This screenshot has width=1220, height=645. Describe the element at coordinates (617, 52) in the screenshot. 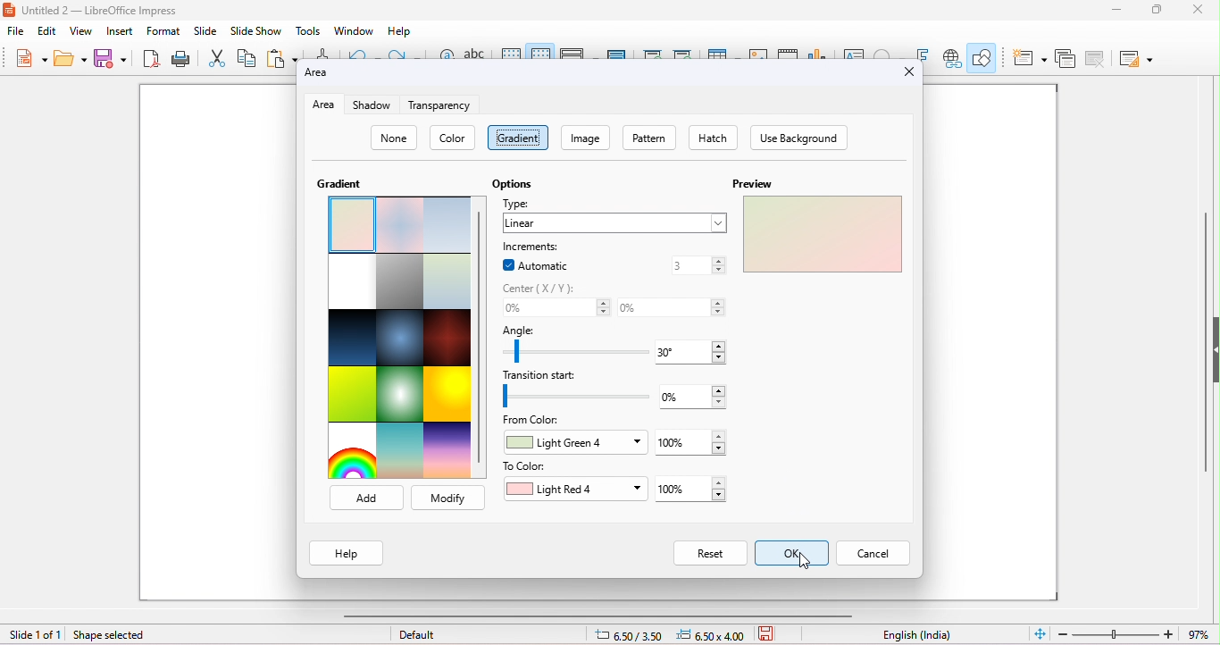

I see `master slide` at that location.